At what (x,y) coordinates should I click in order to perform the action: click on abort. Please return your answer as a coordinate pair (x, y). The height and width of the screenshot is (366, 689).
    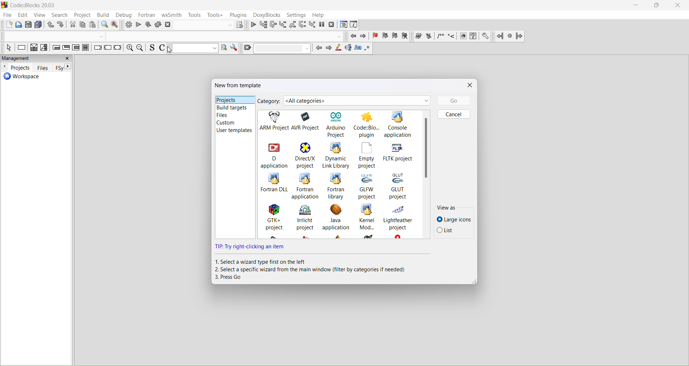
    Looking at the image, I should click on (168, 25).